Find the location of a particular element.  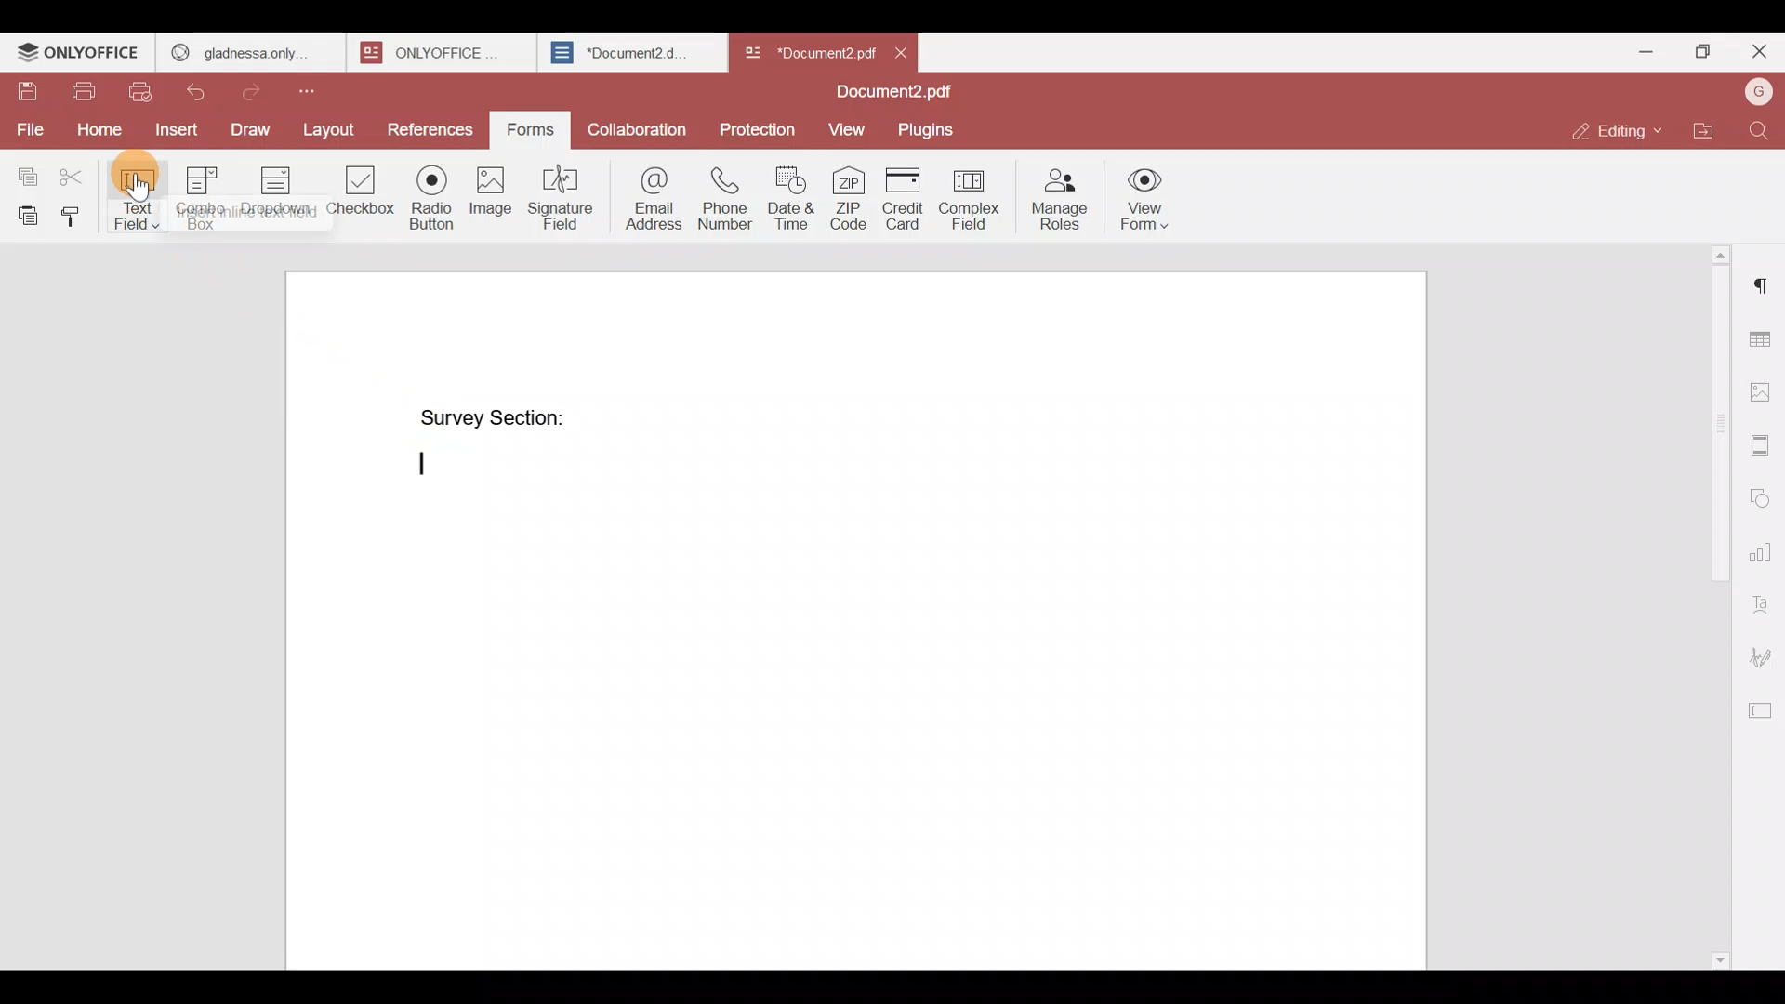

Credit card is located at coordinates (906, 199).